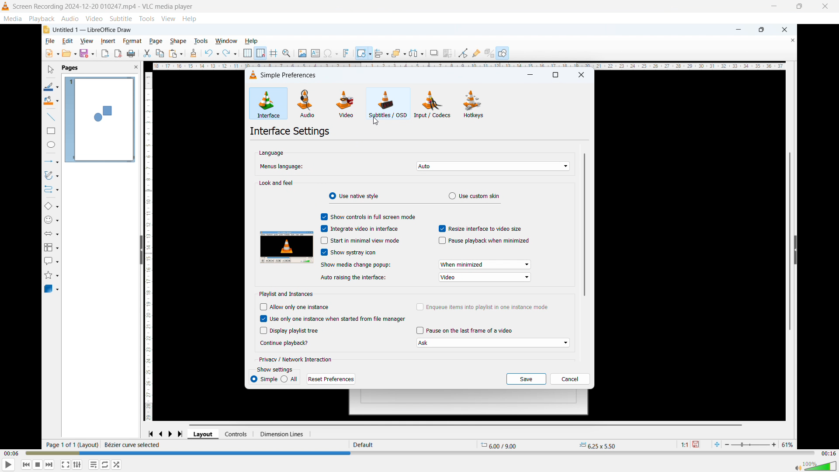  I want to click on Simple Preferences, so click(284, 75).